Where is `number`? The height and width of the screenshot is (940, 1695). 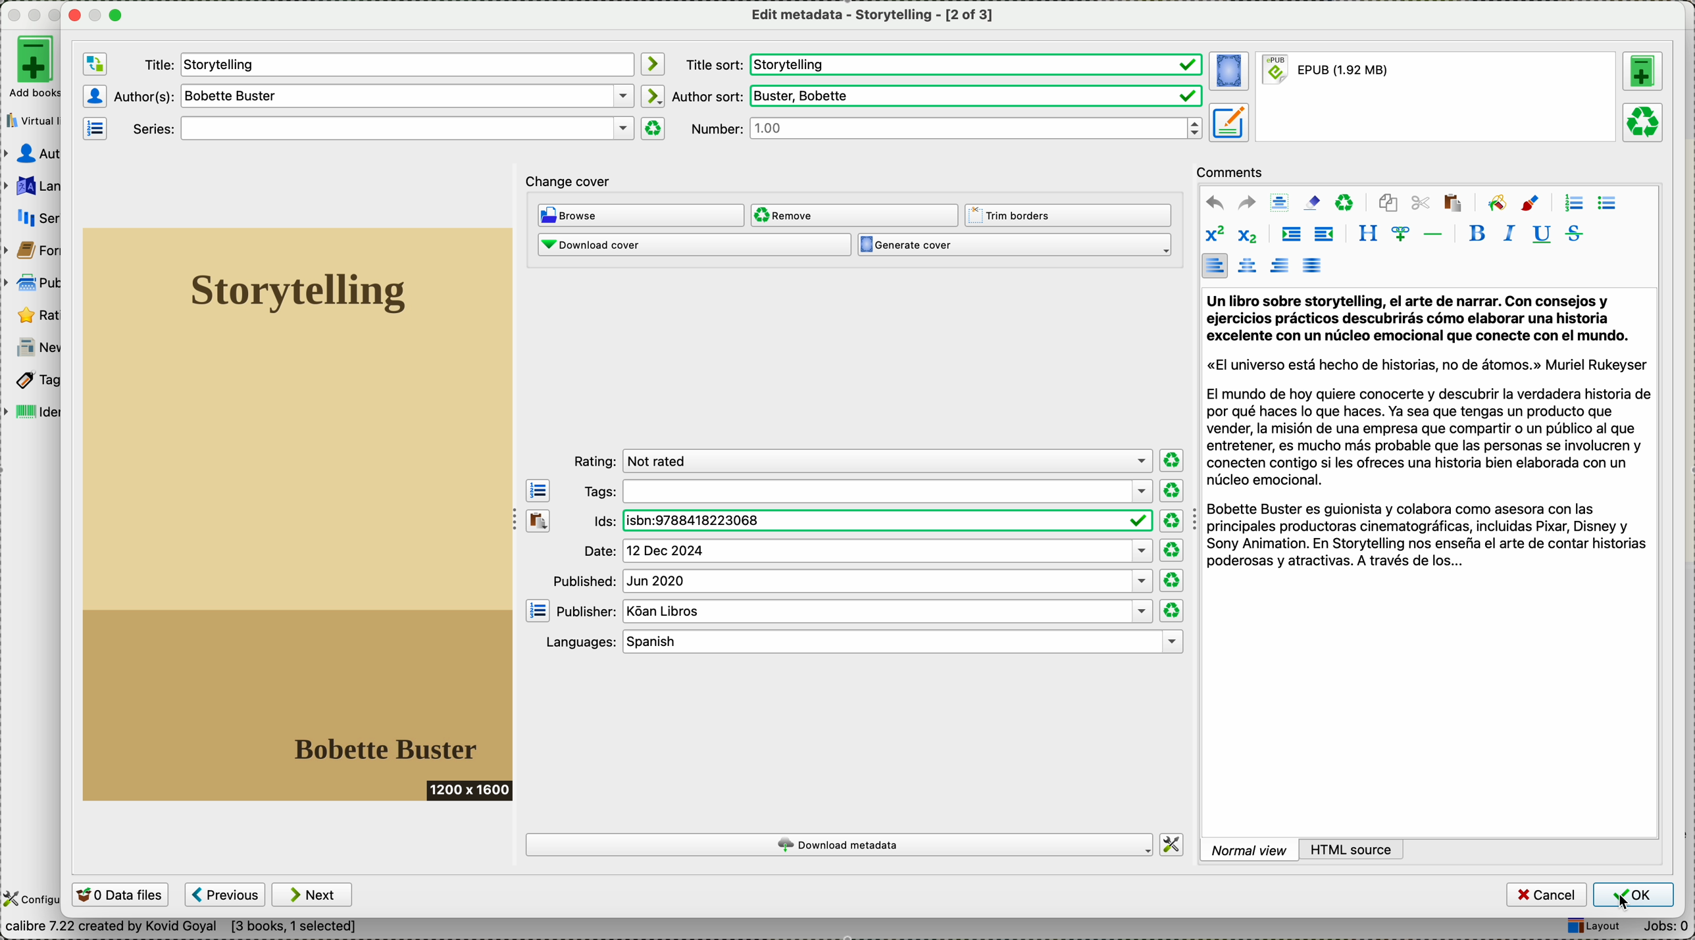 number is located at coordinates (944, 129).